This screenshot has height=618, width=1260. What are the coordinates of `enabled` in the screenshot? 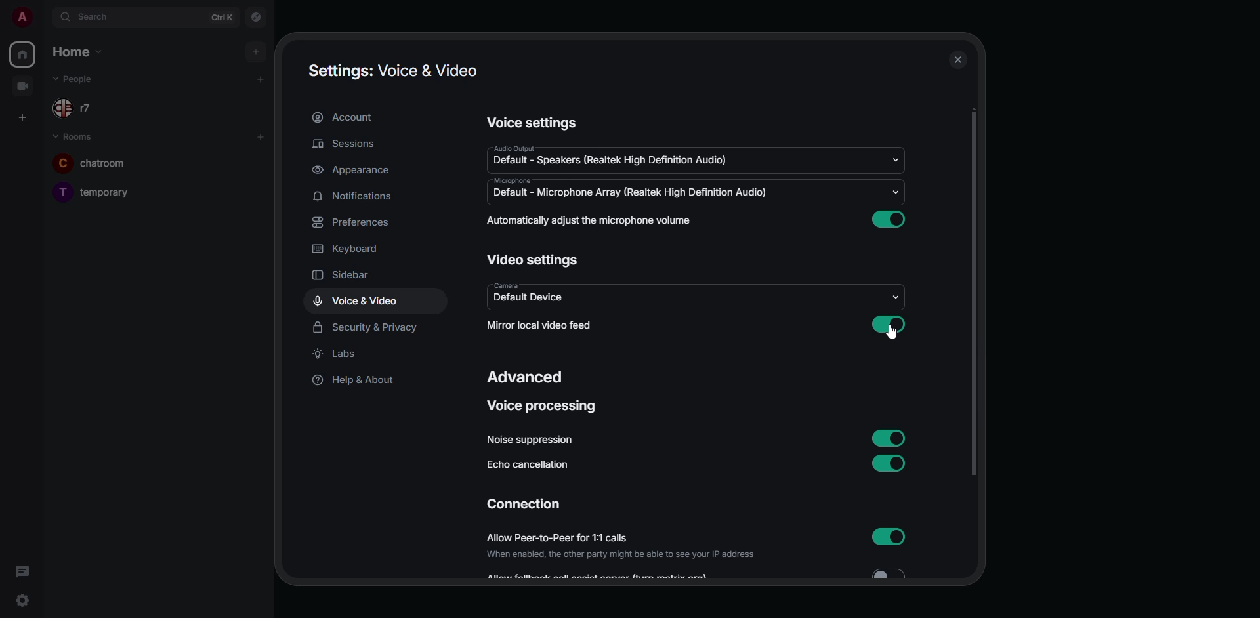 It's located at (891, 463).